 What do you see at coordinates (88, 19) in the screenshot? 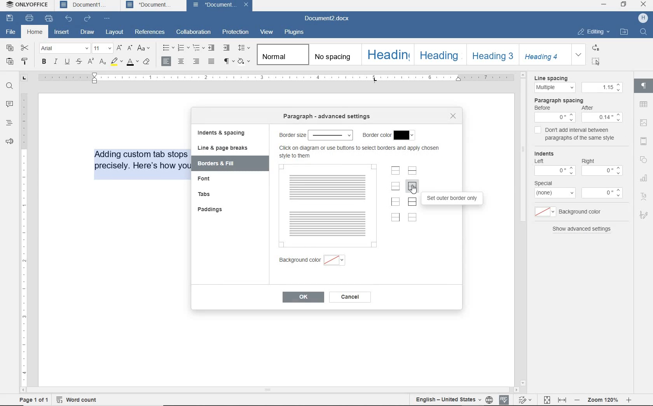
I see `redo` at bounding box center [88, 19].